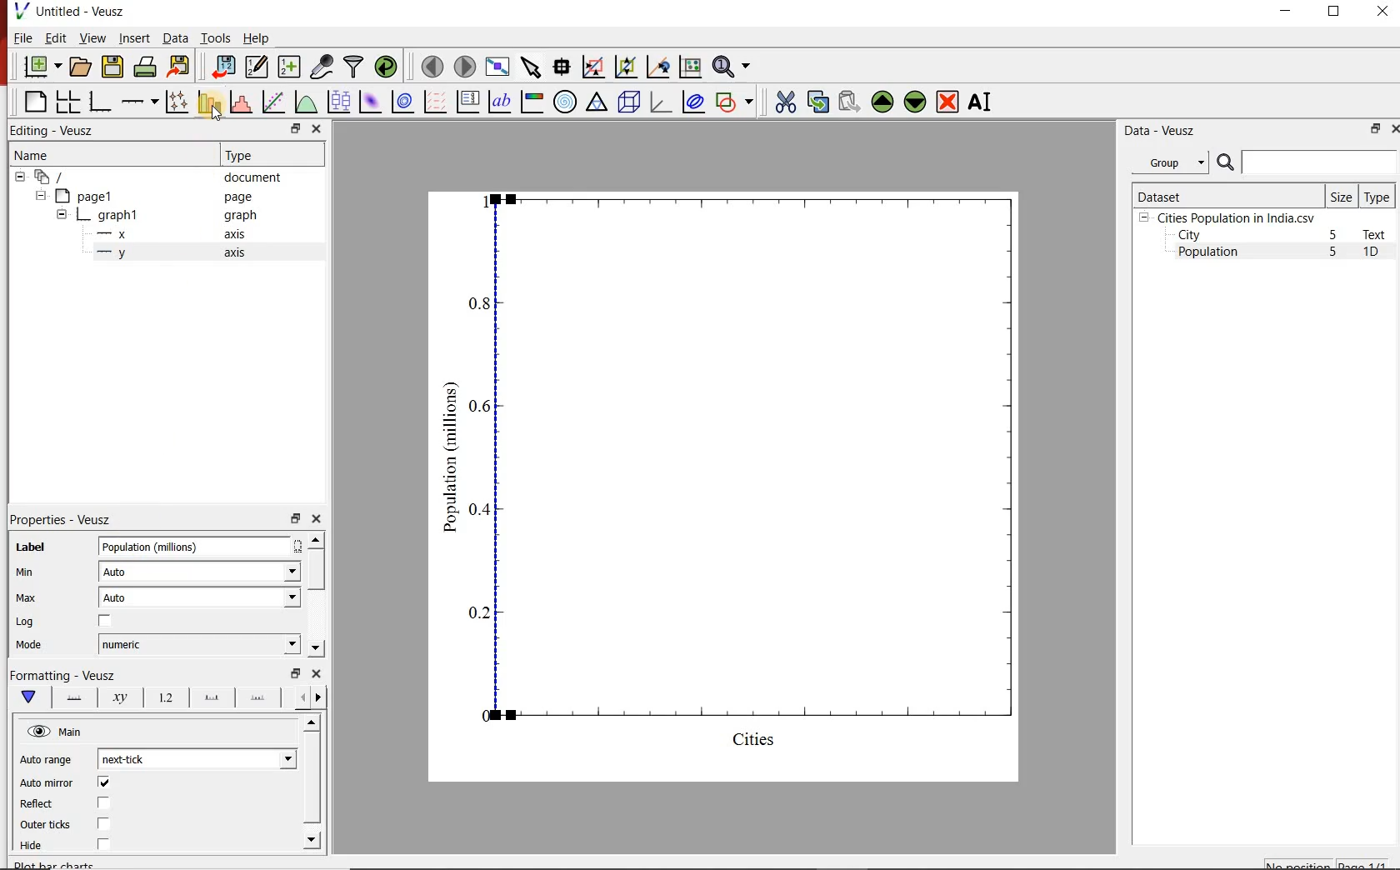 This screenshot has width=1400, height=870. I want to click on restore, so click(294, 128).